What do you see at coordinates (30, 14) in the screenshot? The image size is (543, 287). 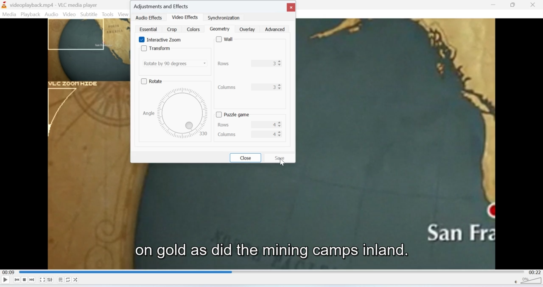 I see `Playback` at bounding box center [30, 14].